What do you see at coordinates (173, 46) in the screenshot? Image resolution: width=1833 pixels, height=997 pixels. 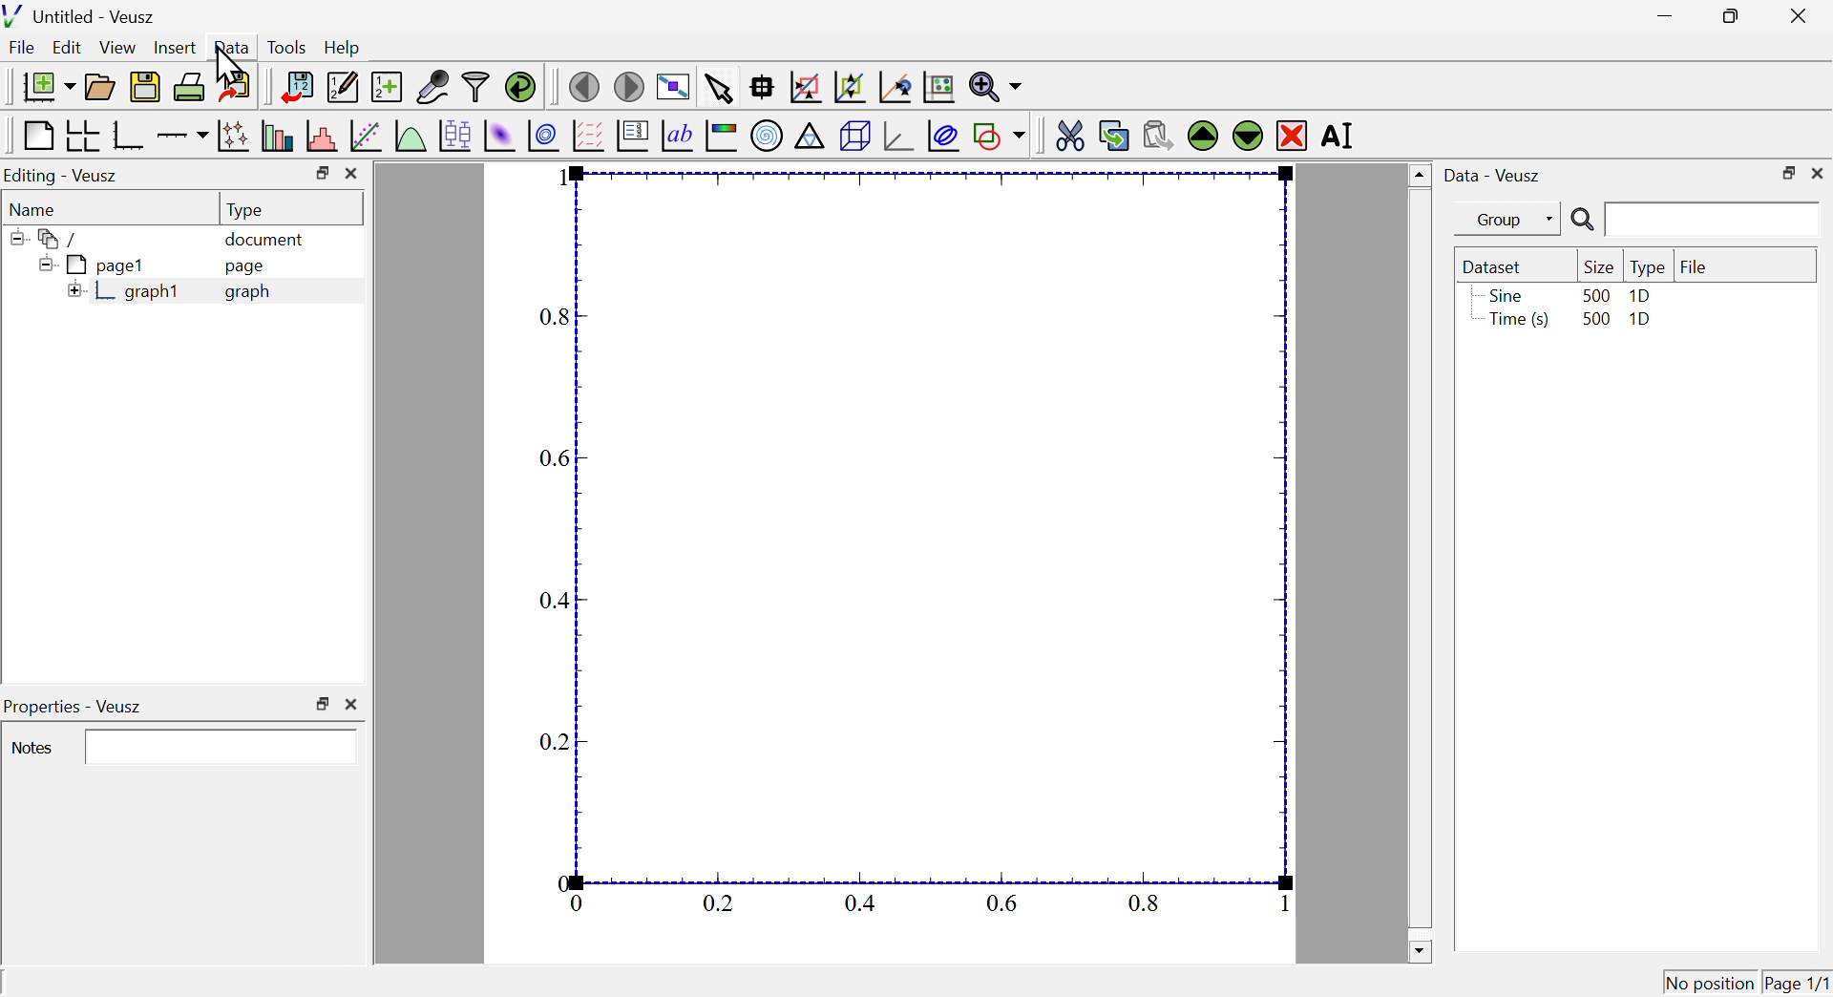 I see `Insert` at bounding box center [173, 46].